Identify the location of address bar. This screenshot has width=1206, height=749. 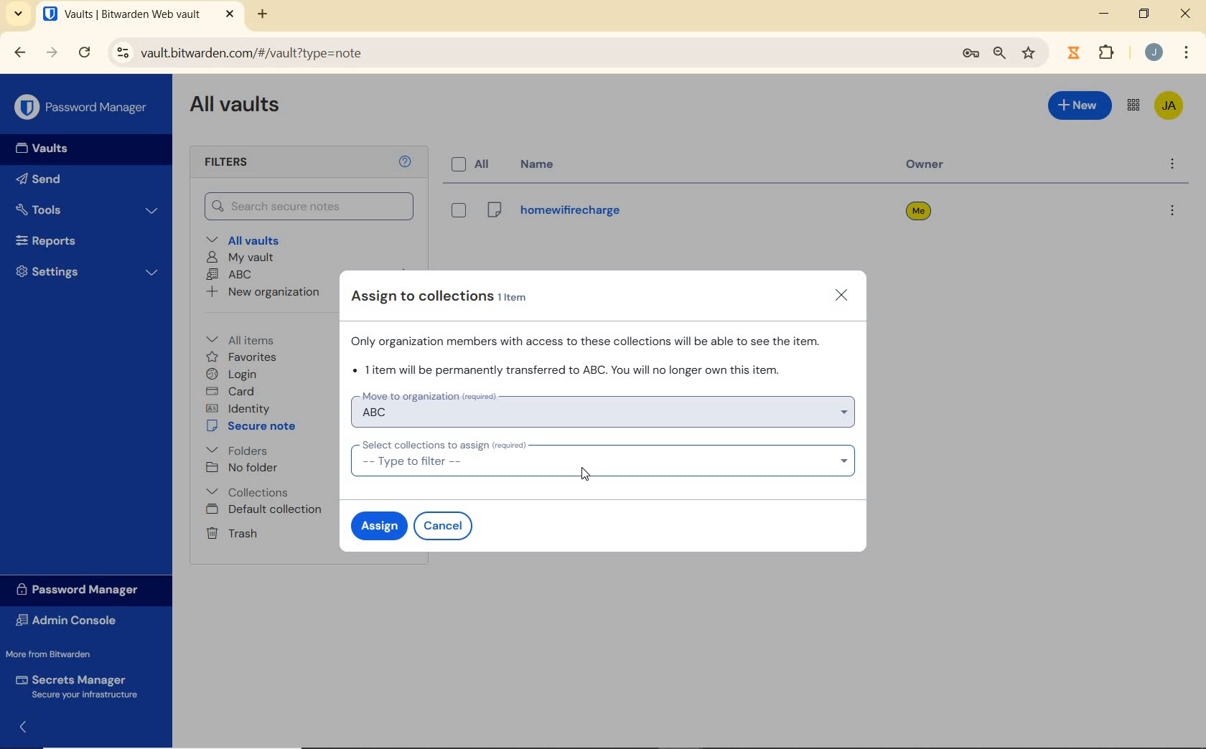
(524, 54).